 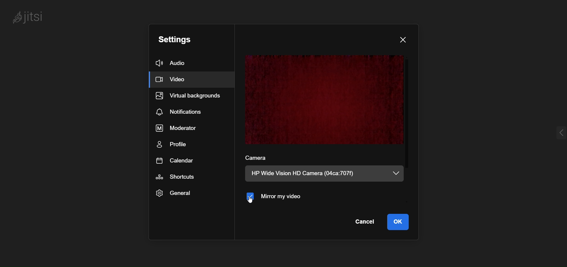 I want to click on camera, so click(x=260, y=159).